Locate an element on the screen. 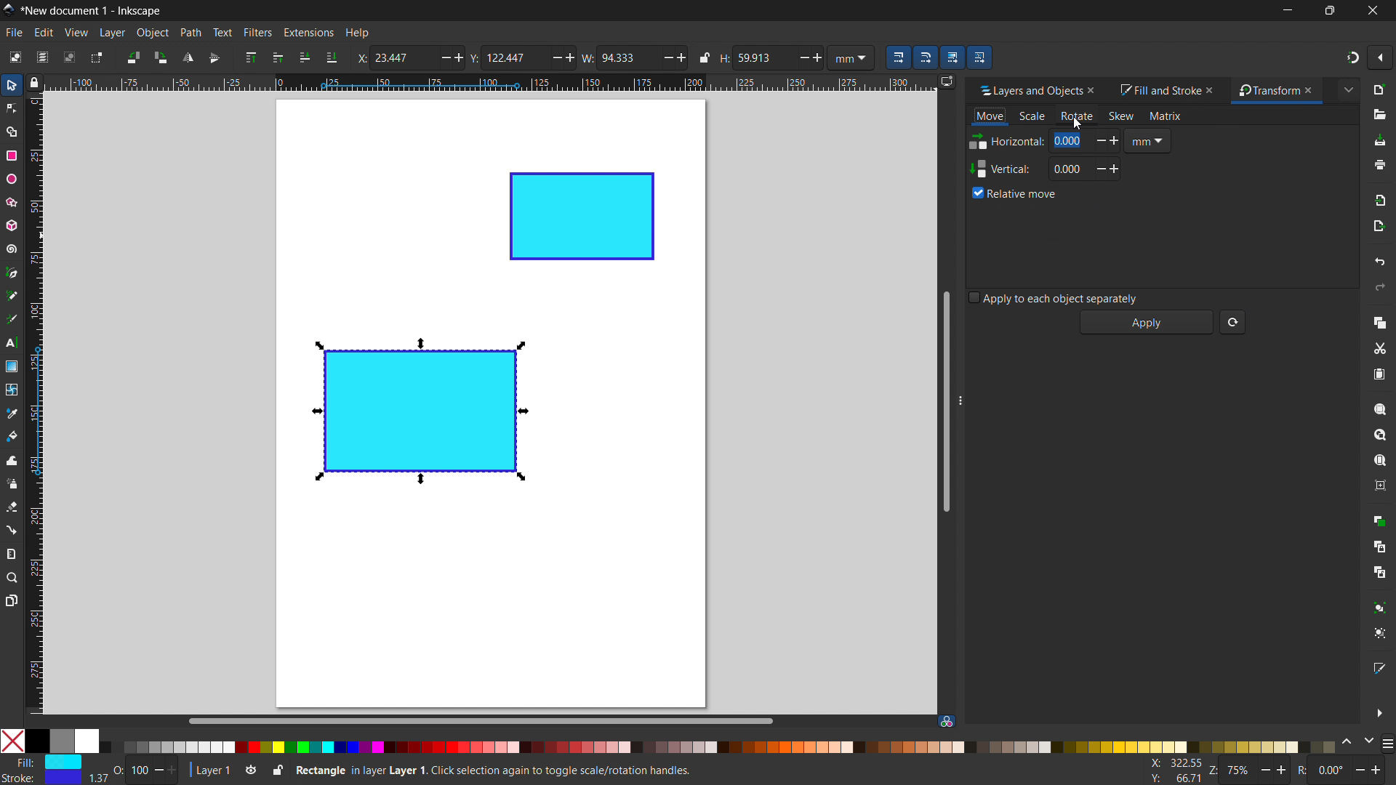 The image size is (1396, 785). width of stroke is located at coordinates (98, 778).